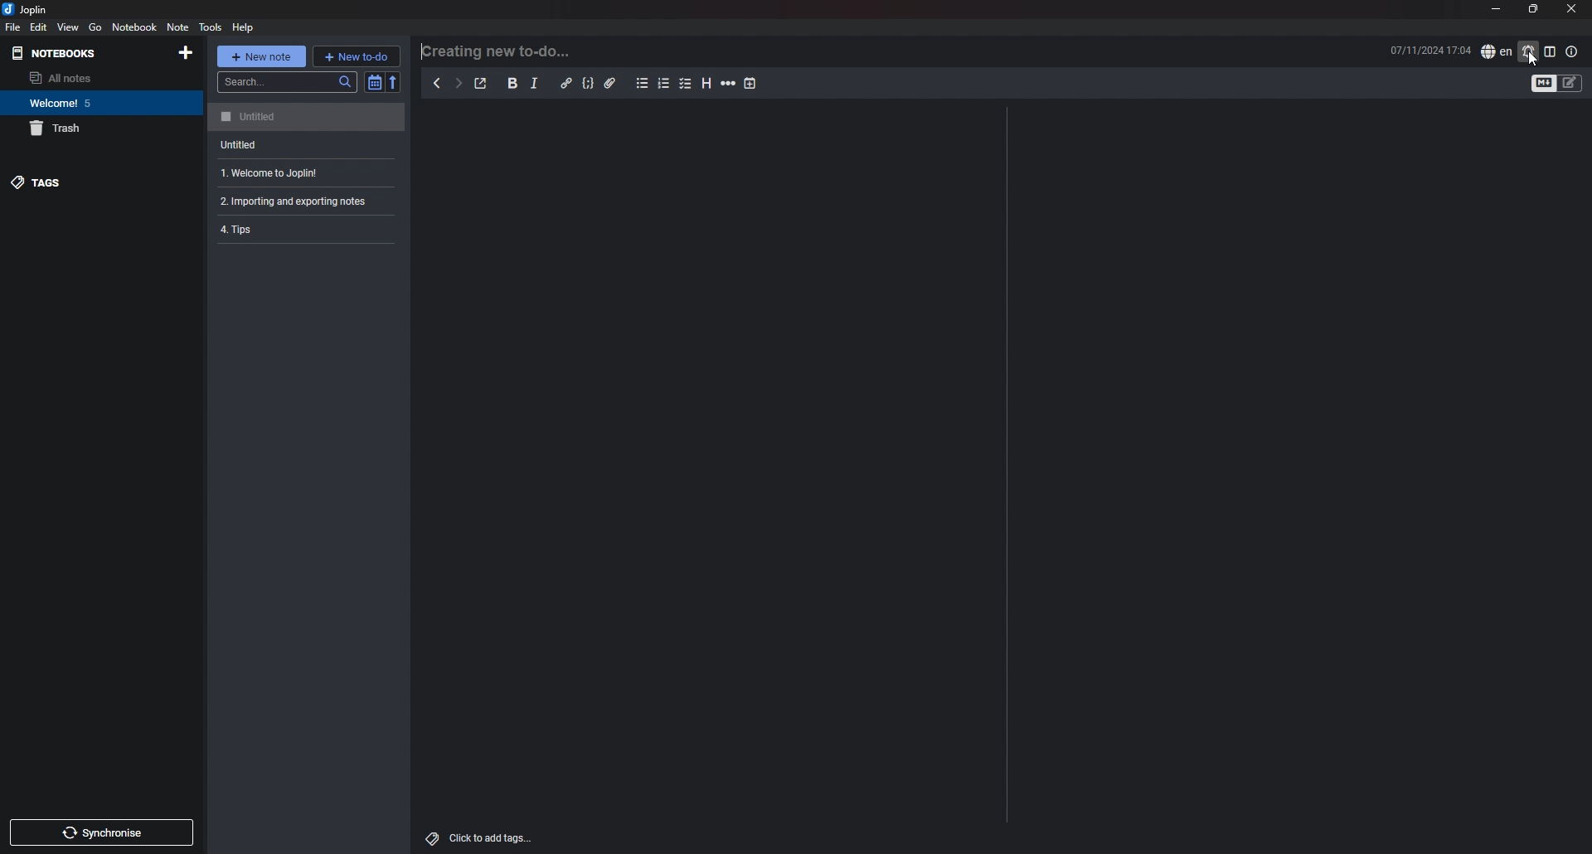 This screenshot has width=1592, height=854. Describe the element at coordinates (687, 84) in the screenshot. I see `checkbox` at that location.